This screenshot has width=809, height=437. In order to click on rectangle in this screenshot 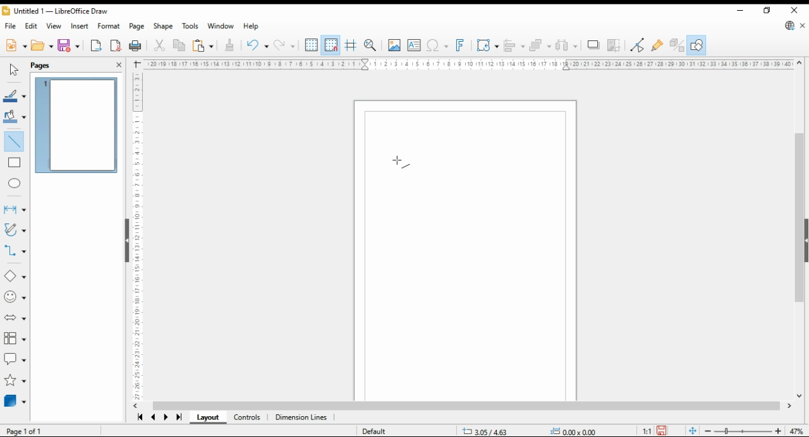, I will do `click(15, 164)`.